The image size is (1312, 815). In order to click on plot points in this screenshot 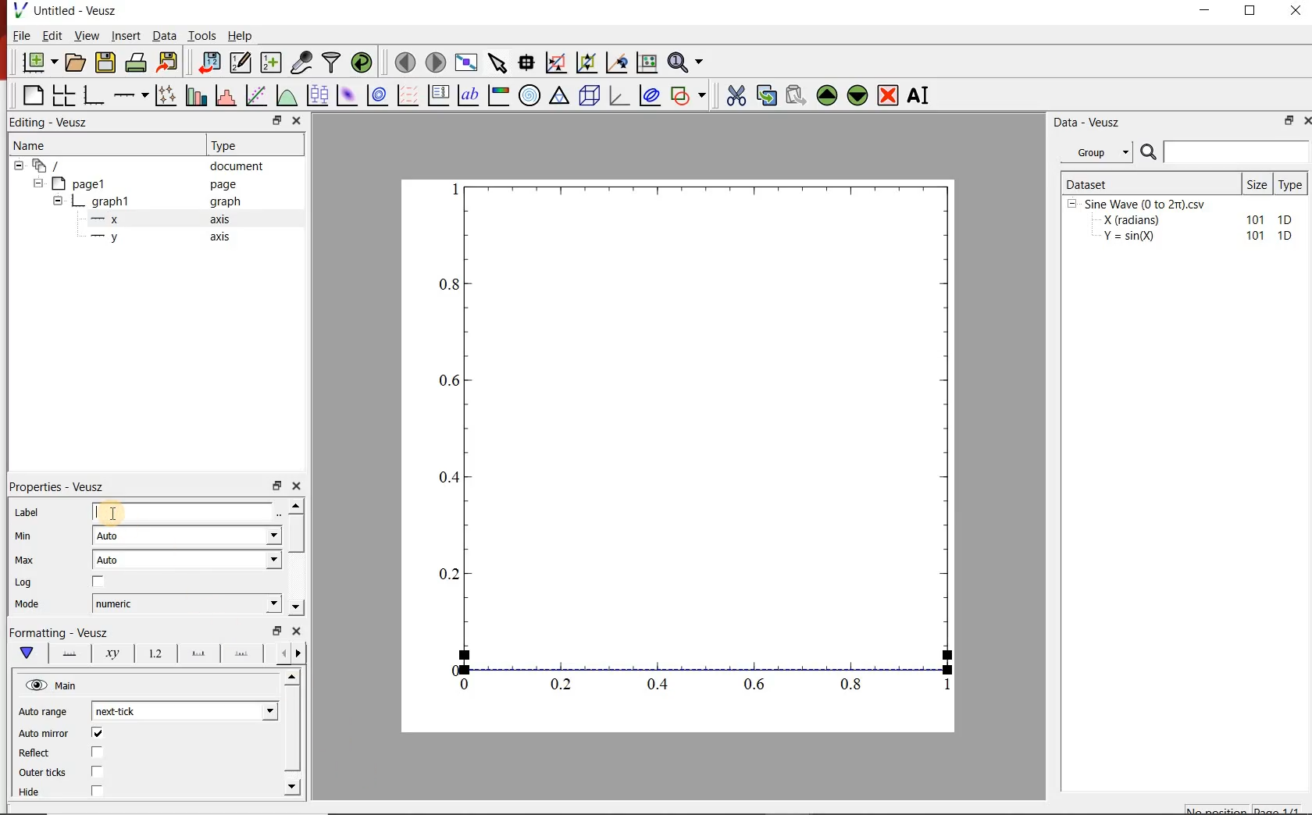, I will do `click(168, 94)`.